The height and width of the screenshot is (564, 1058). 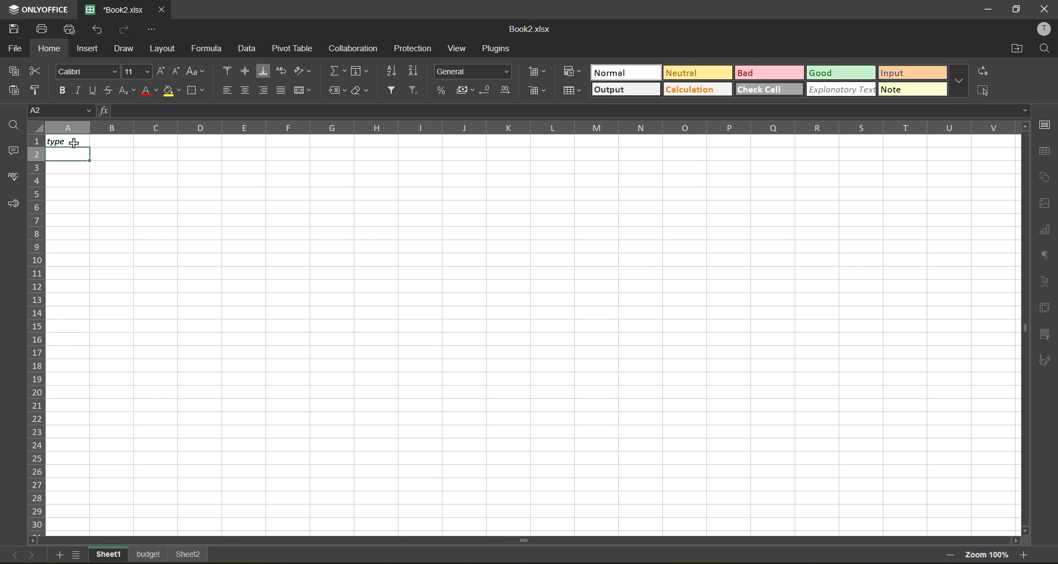 I want to click on undo, so click(x=100, y=30).